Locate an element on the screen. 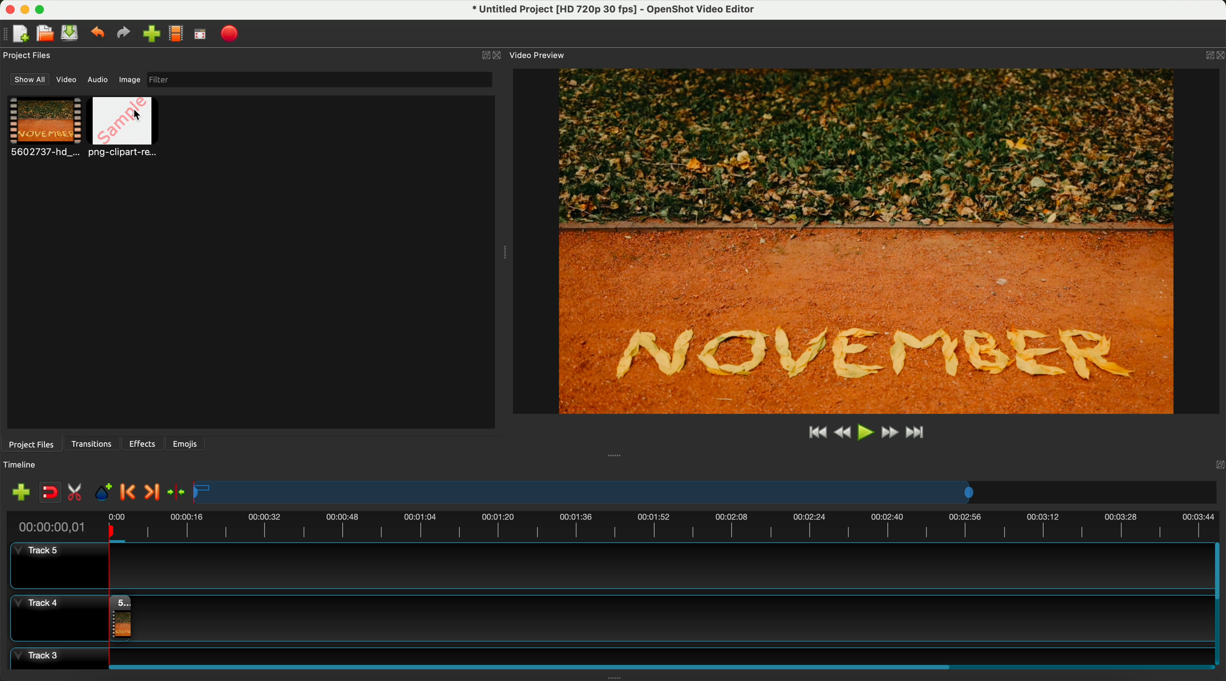 The width and height of the screenshot is (1226, 681). video is located at coordinates (45, 128).